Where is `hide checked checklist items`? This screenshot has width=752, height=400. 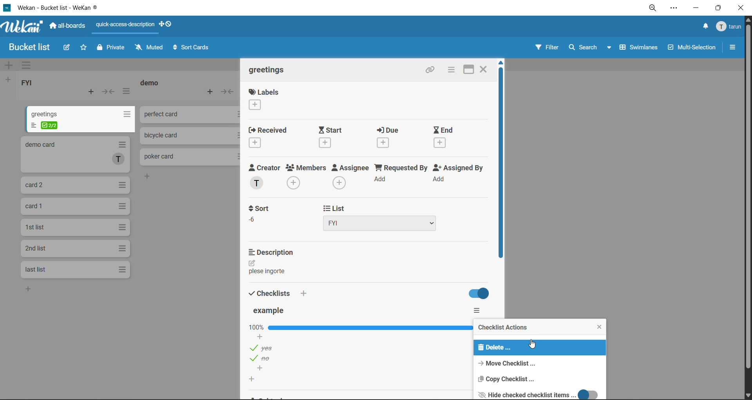 hide checked checklist items is located at coordinates (536, 393).